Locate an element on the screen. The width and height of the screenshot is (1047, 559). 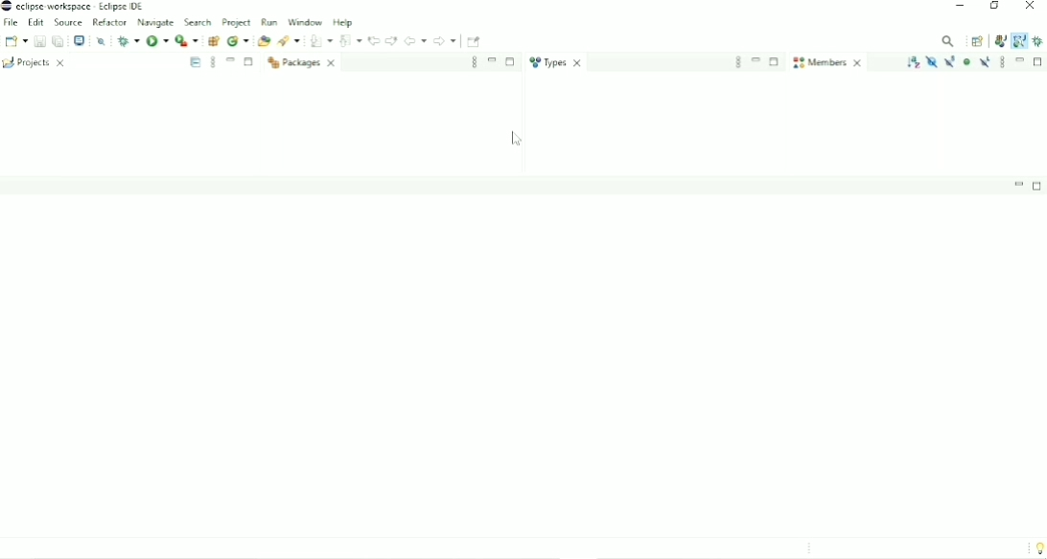
previous Annotation is located at coordinates (351, 40).